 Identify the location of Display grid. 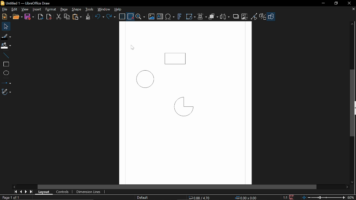
(122, 16).